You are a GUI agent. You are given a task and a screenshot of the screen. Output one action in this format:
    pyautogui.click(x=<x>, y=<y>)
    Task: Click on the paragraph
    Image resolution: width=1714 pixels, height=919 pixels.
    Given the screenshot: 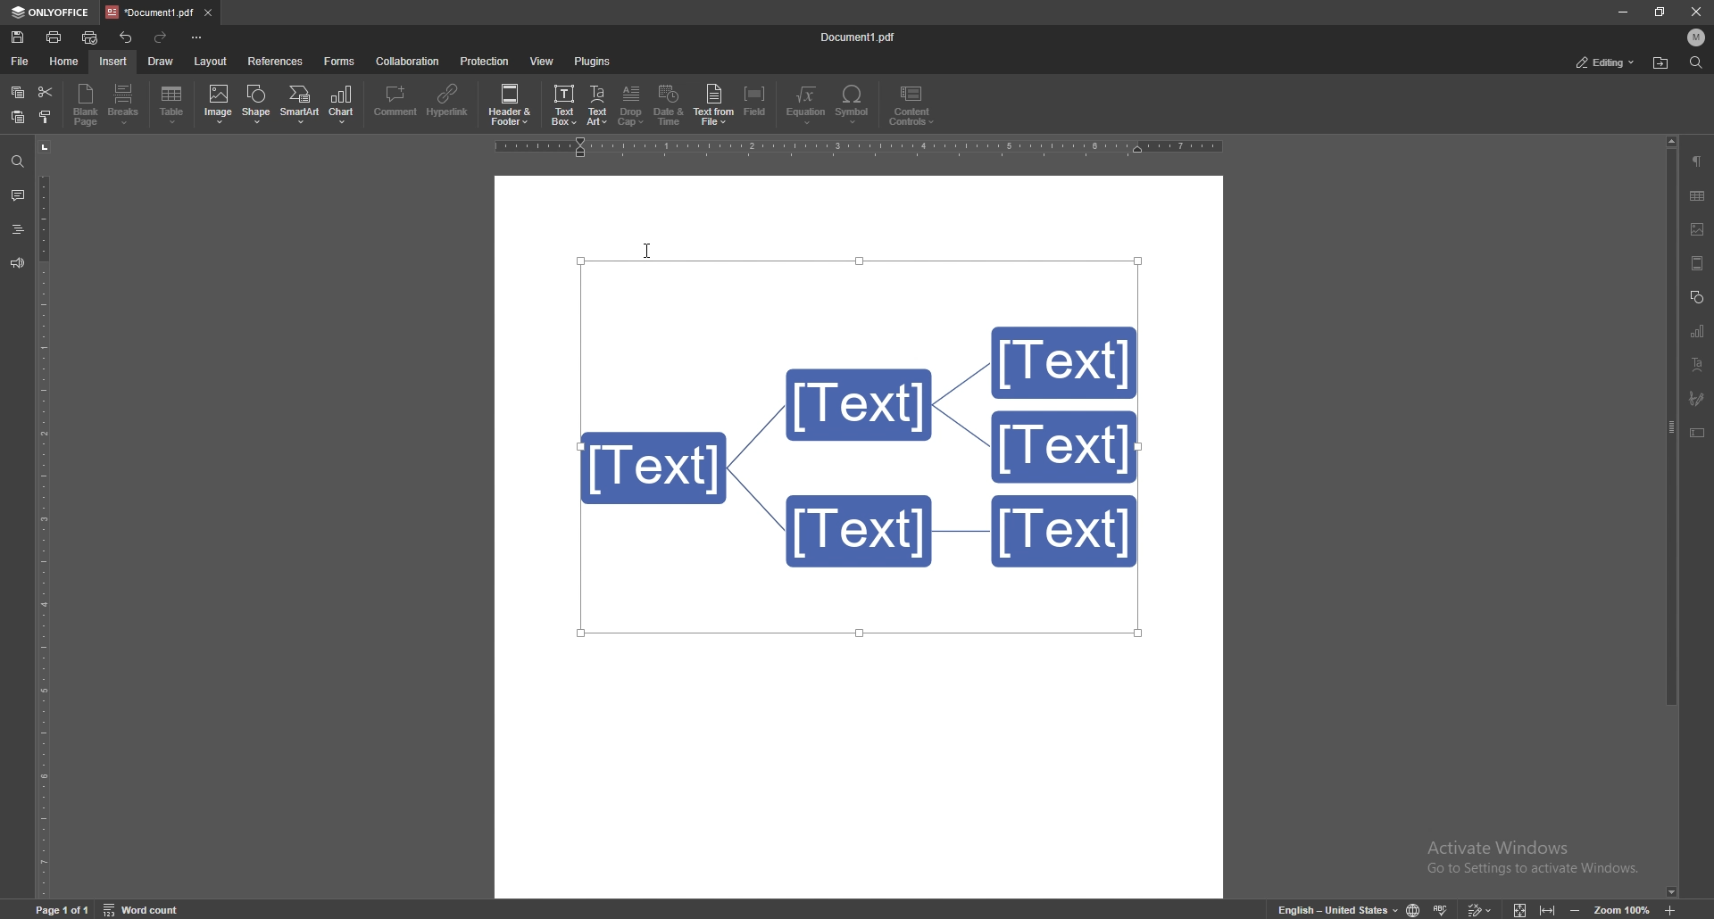 What is the action you would take?
    pyautogui.click(x=1698, y=161)
    